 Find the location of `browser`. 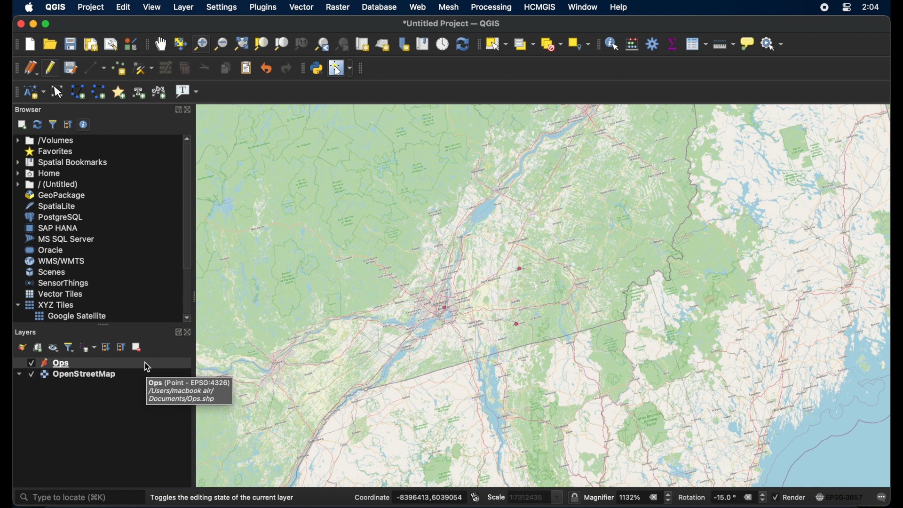

browser is located at coordinates (27, 109).